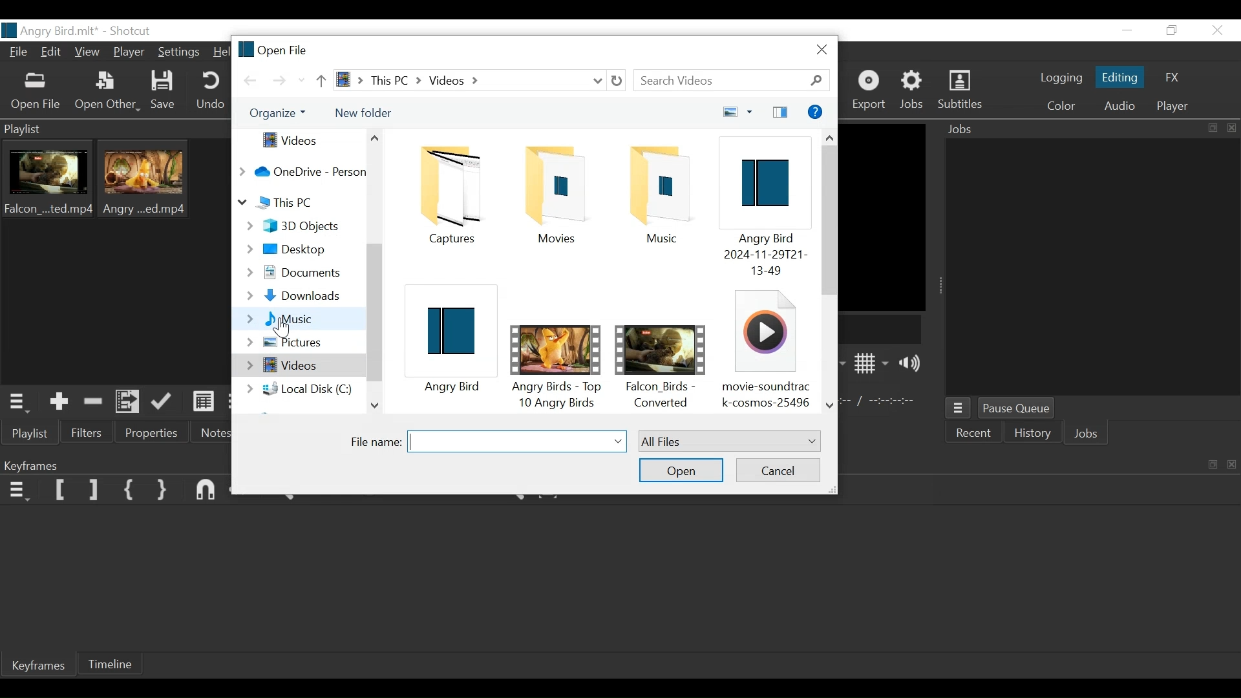  I want to click on Open File, so click(271, 49).